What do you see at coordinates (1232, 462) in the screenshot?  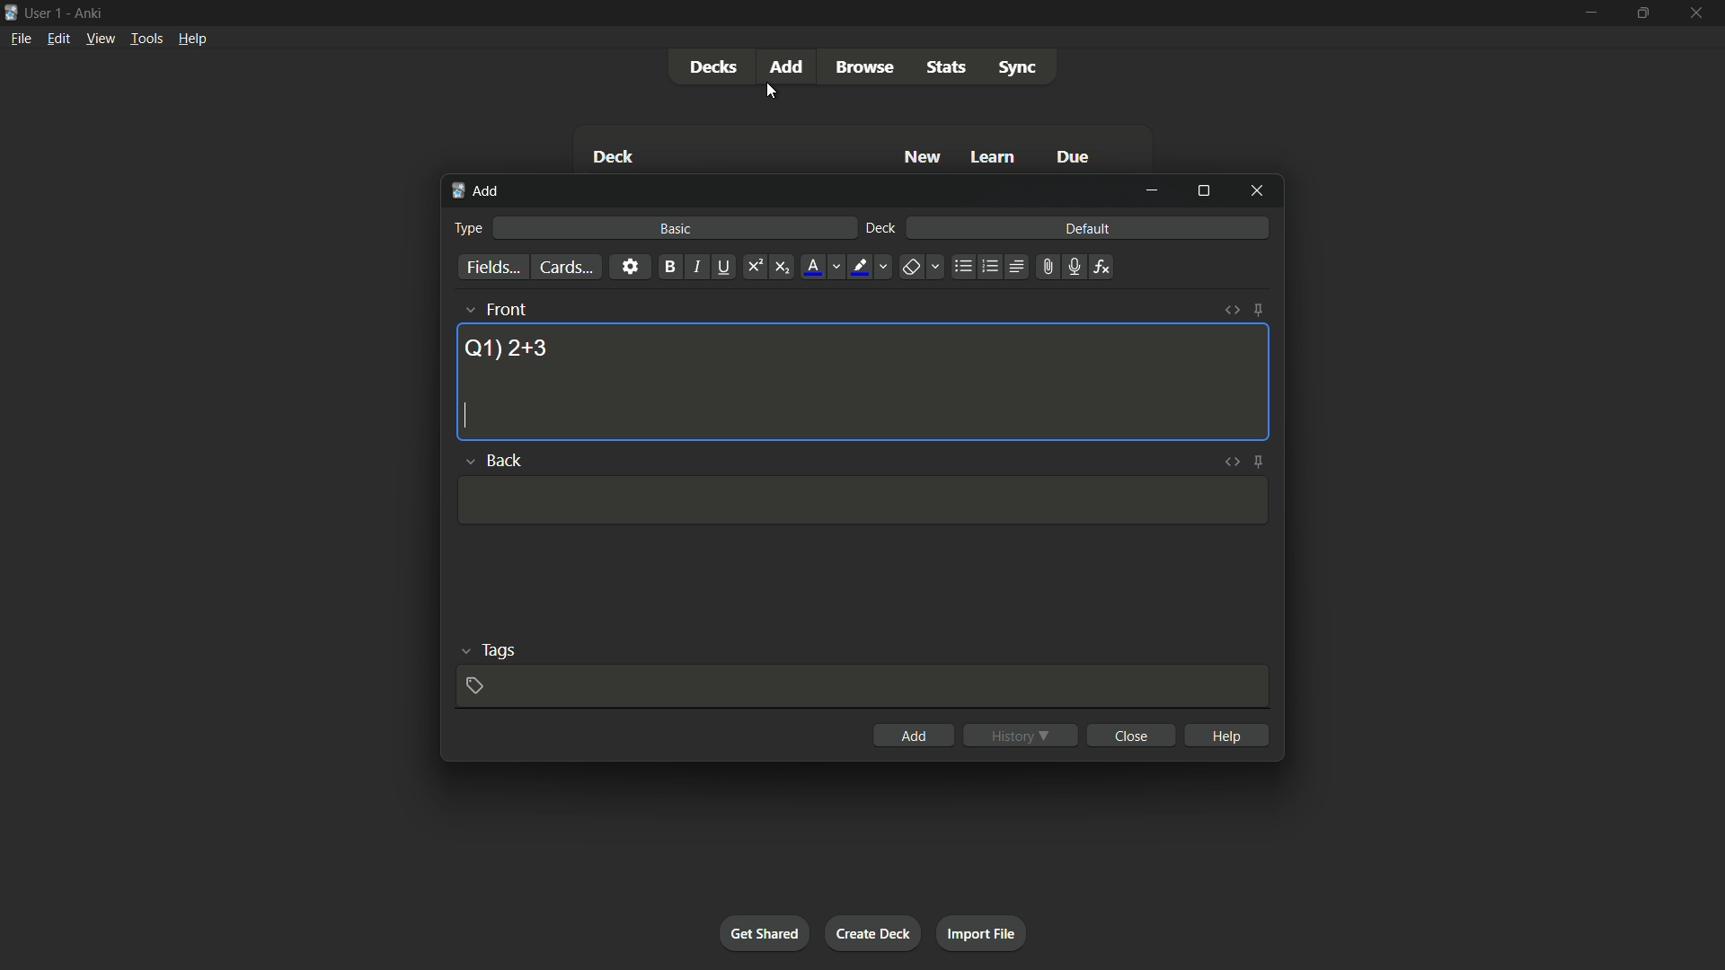 I see `toggle html editor` at bounding box center [1232, 462].